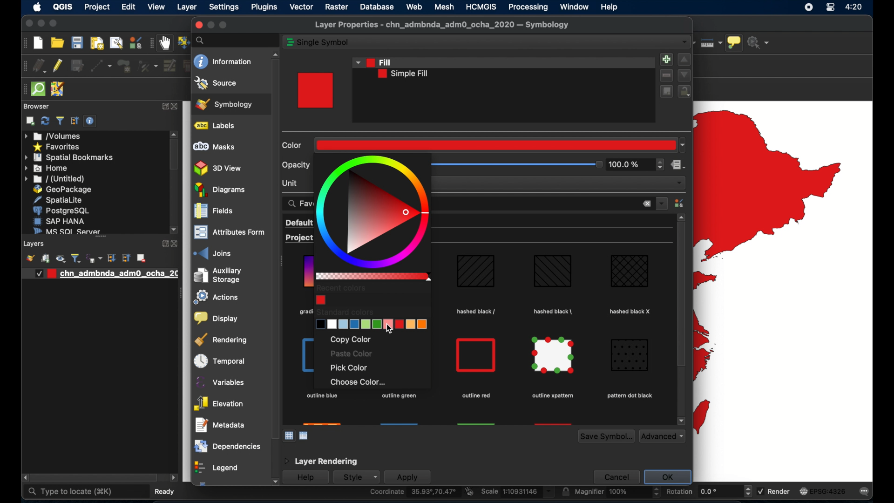 Image resolution: width=894 pixels, height=503 pixels. What do you see at coordinates (351, 368) in the screenshot?
I see `pick color` at bounding box center [351, 368].